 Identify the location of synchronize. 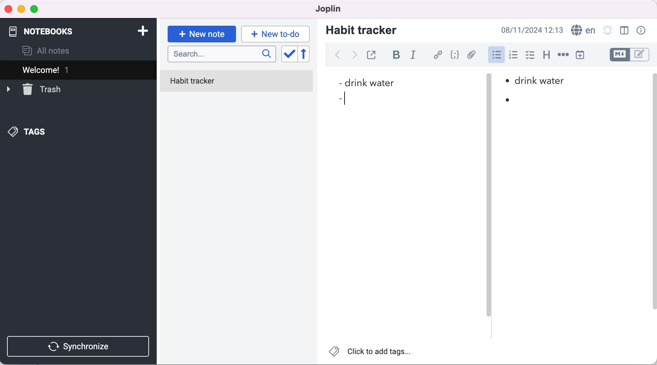
(80, 346).